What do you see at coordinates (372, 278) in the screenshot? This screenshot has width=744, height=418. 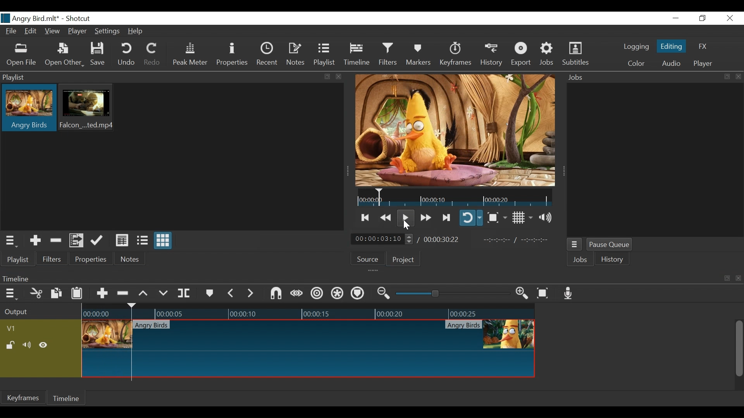 I see `` at bounding box center [372, 278].